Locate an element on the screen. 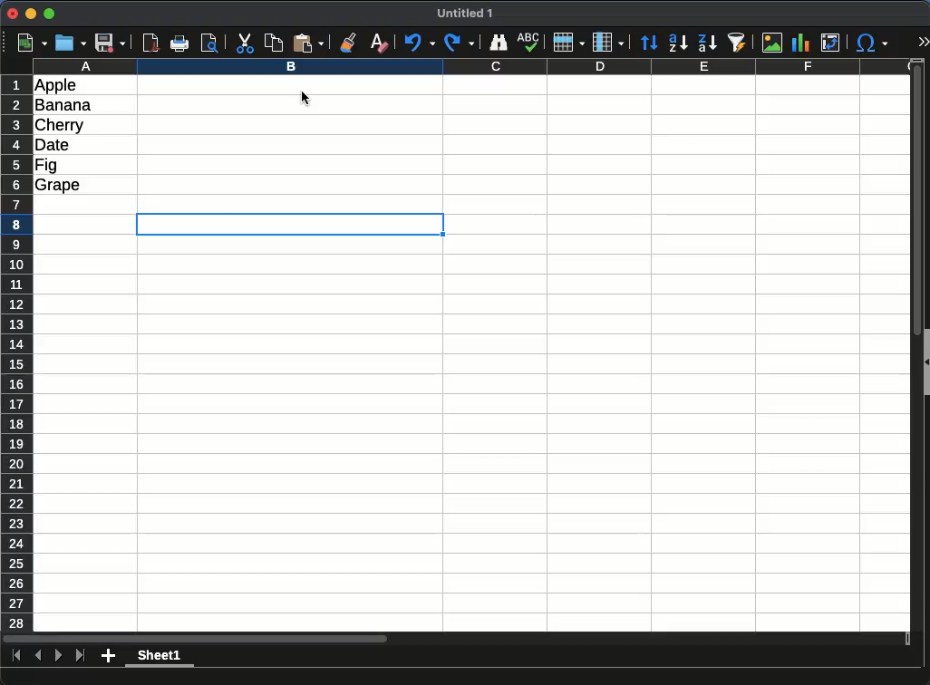  sheet1 is located at coordinates (160, 657).